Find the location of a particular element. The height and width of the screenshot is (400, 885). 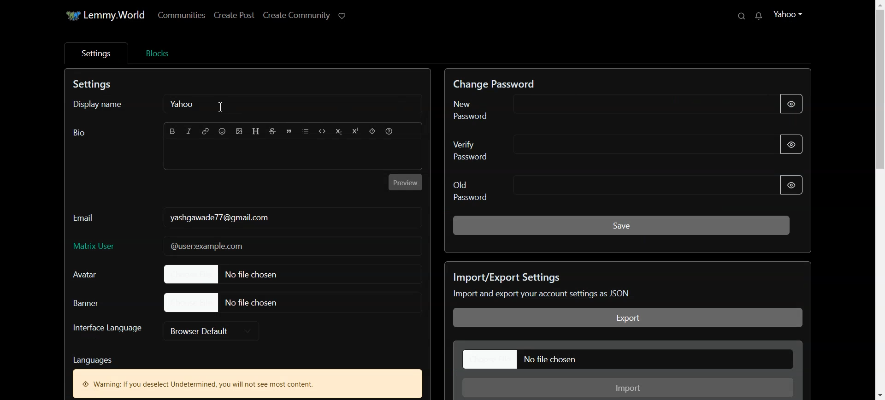

Text is located at coordinates (218, 217).